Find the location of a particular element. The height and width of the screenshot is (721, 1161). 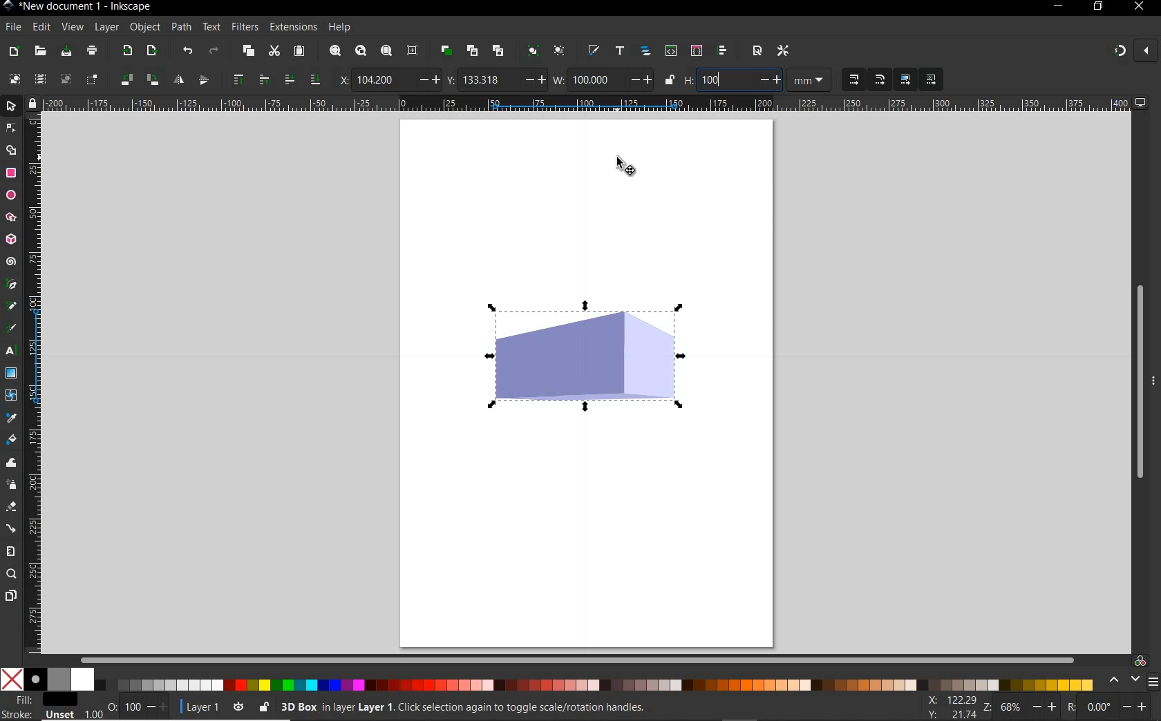

gradient tool is located at coordinates (11, 373).